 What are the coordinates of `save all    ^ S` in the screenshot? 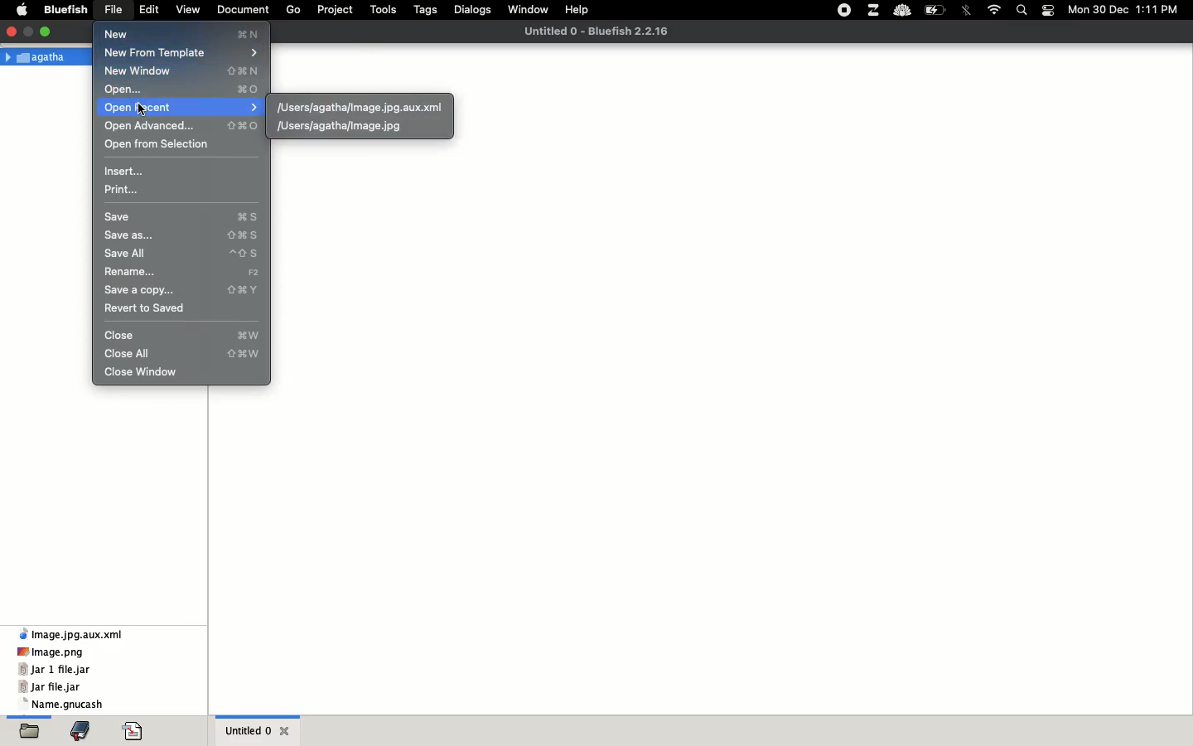 It's located at (181, 254).